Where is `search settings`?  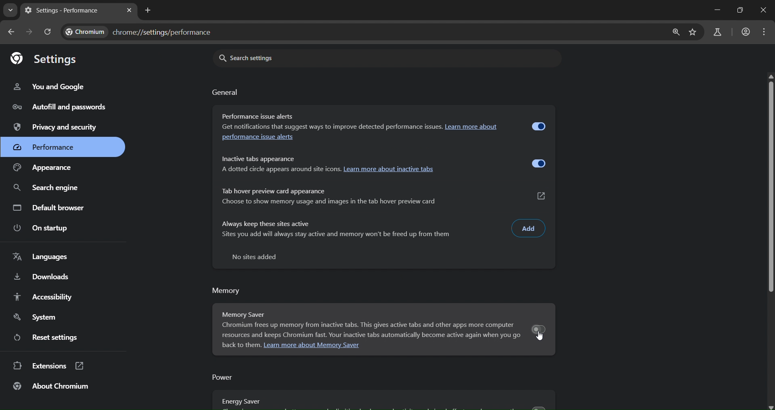
search settings is located at coordinates (387, 58).